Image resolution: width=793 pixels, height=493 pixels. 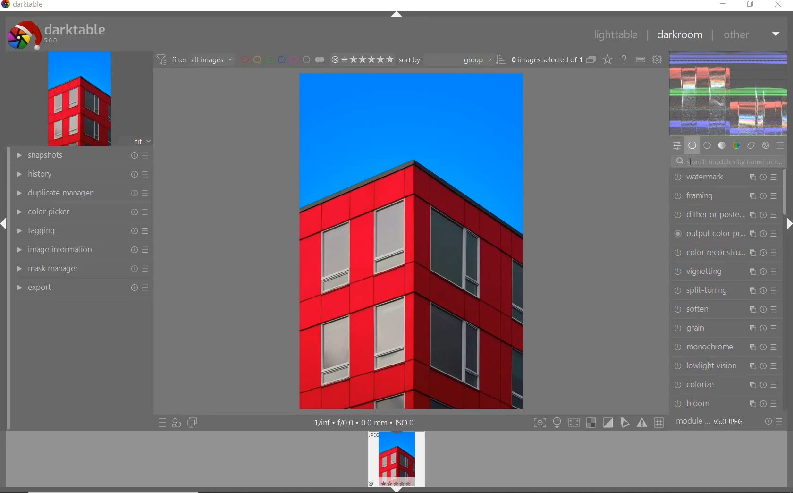 I want to click on tagging, so click(x=80, y=232).